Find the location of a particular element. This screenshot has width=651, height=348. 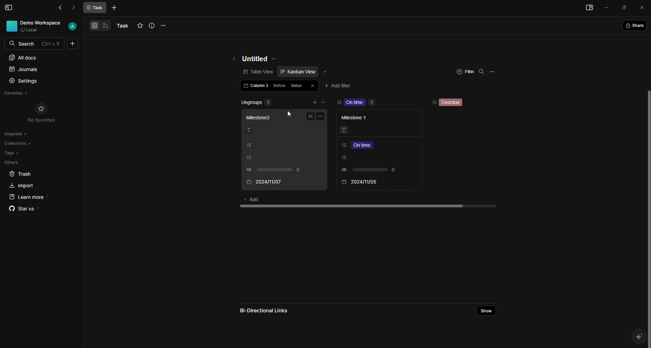

Task is located at coordinates (95, 8).